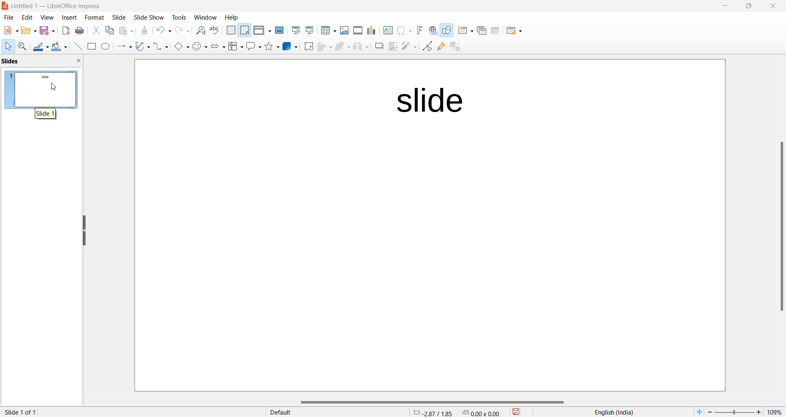  I want to click on cursor, so click(54, 86).